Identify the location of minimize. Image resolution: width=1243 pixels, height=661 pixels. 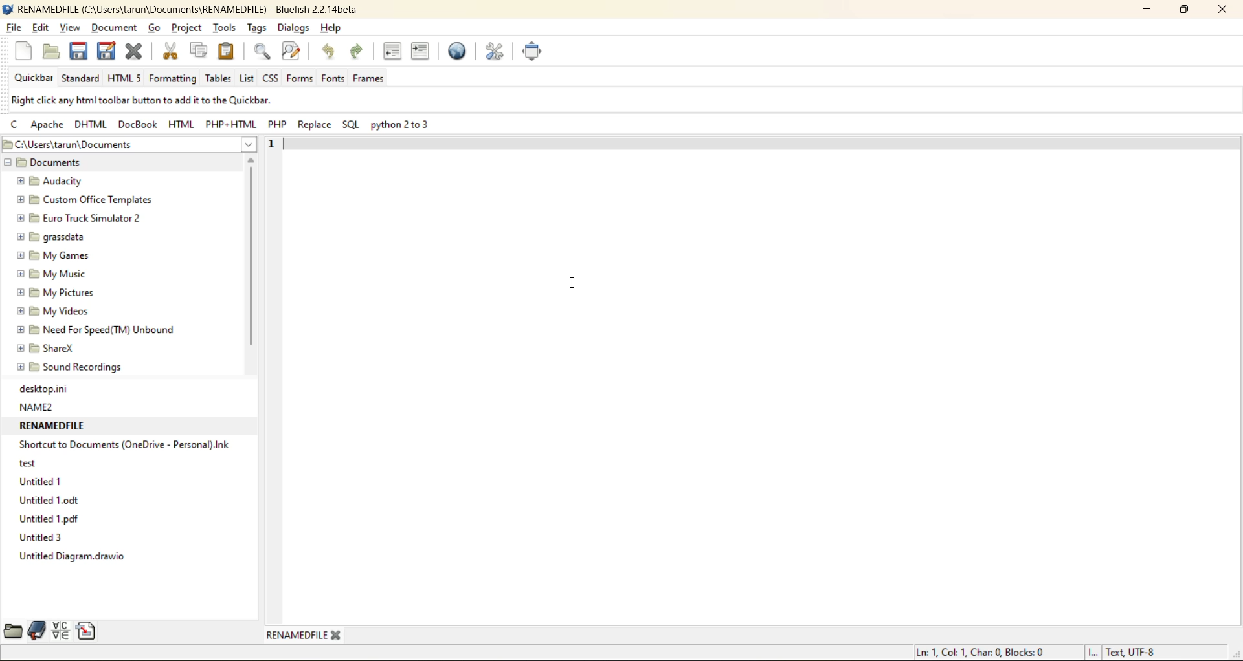
(1150, 8).